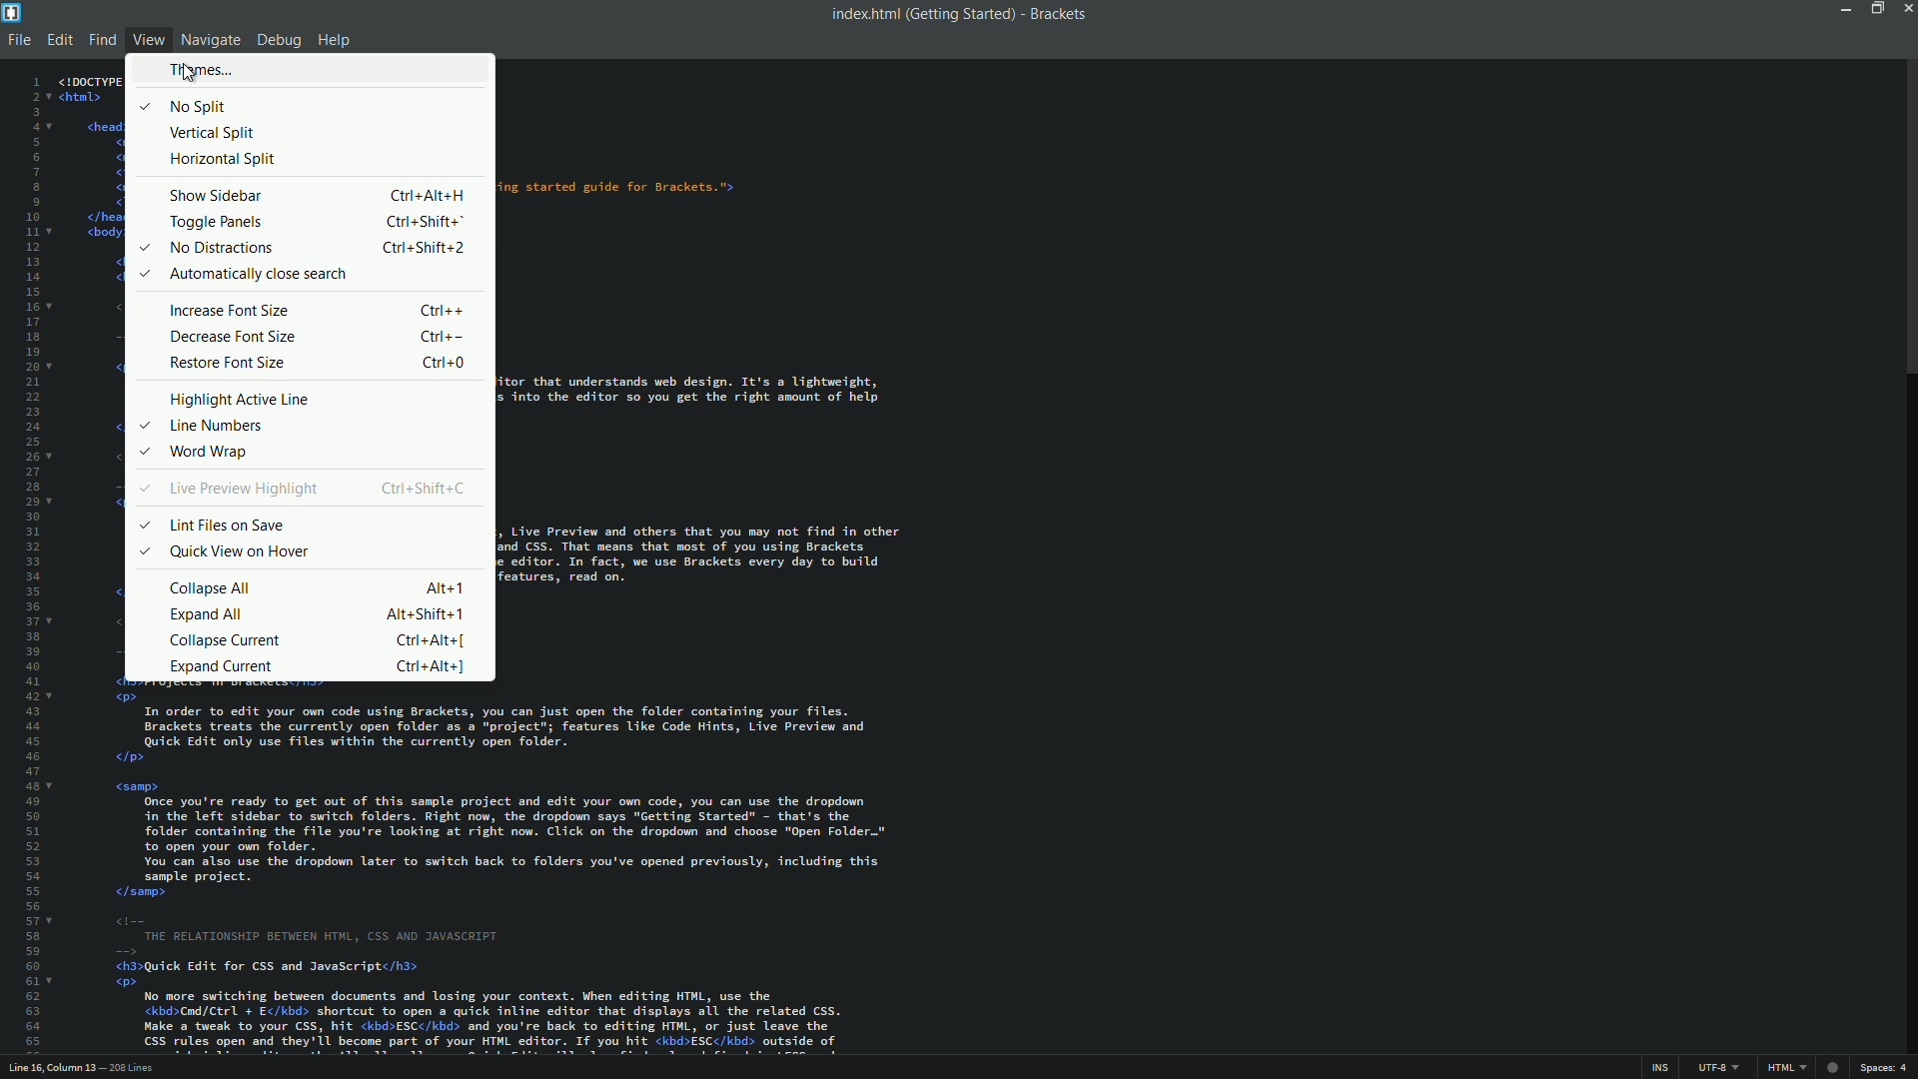  Describe the element at coordinates (215, 134) in the screenshot. I see `vertical split` at that location.